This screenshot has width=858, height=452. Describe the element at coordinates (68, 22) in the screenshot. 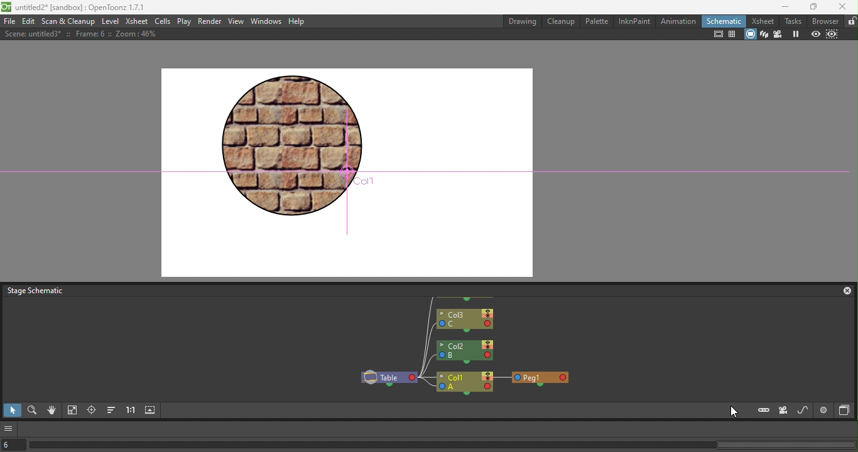

I see `Scan & Cleanup` at that location.